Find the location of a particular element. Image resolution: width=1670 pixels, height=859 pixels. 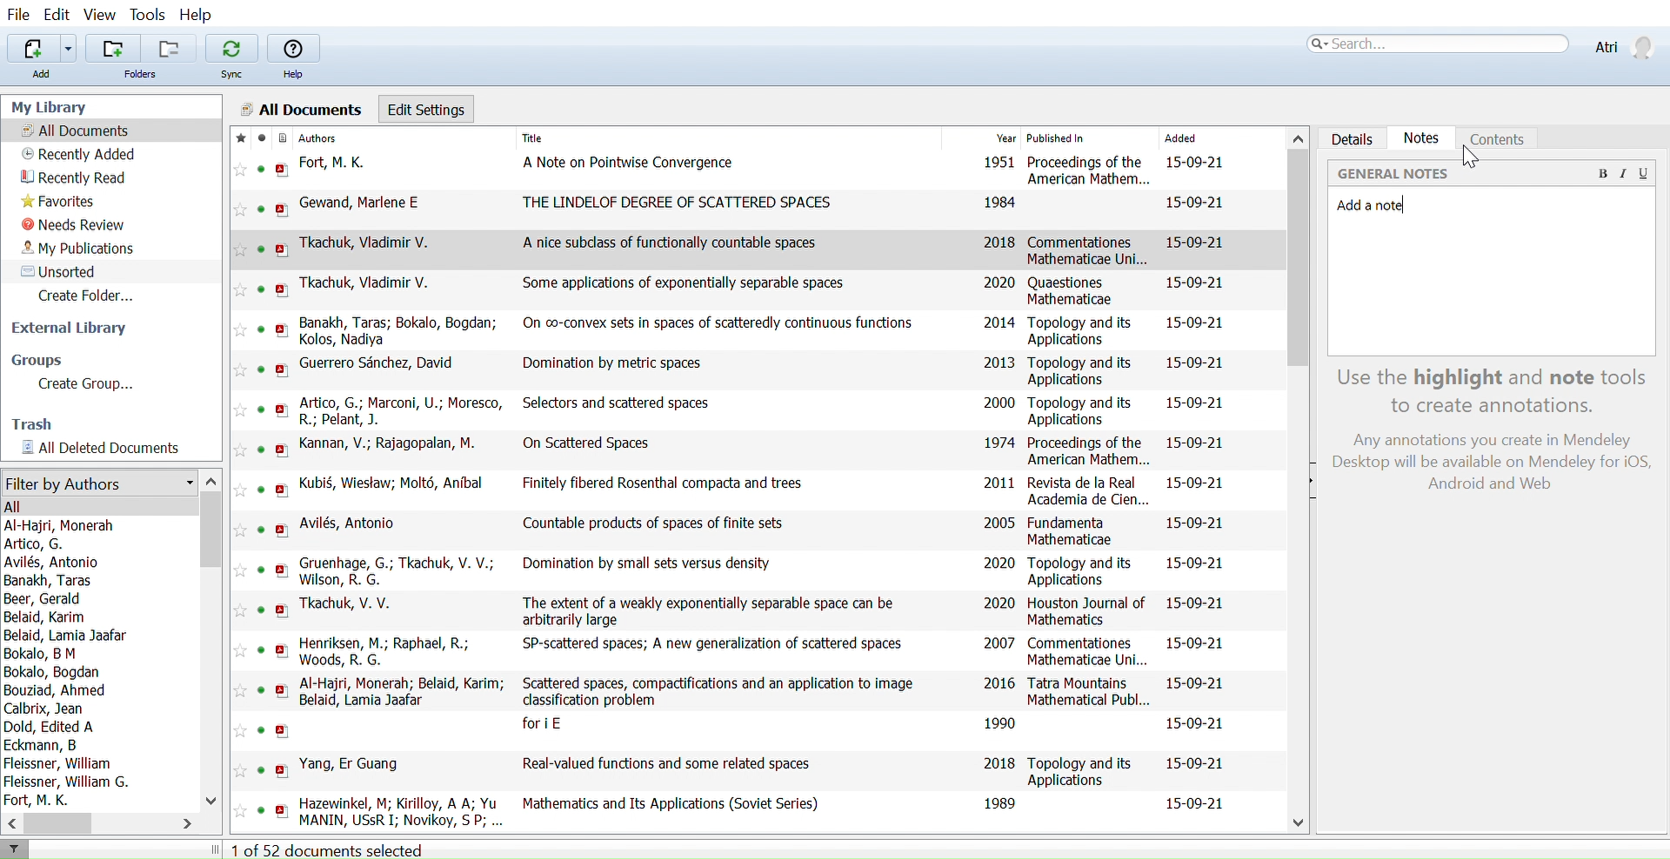

The extent of a weakly exponentially separable space can be arbitrarily large is located at coordinates (711, 610).